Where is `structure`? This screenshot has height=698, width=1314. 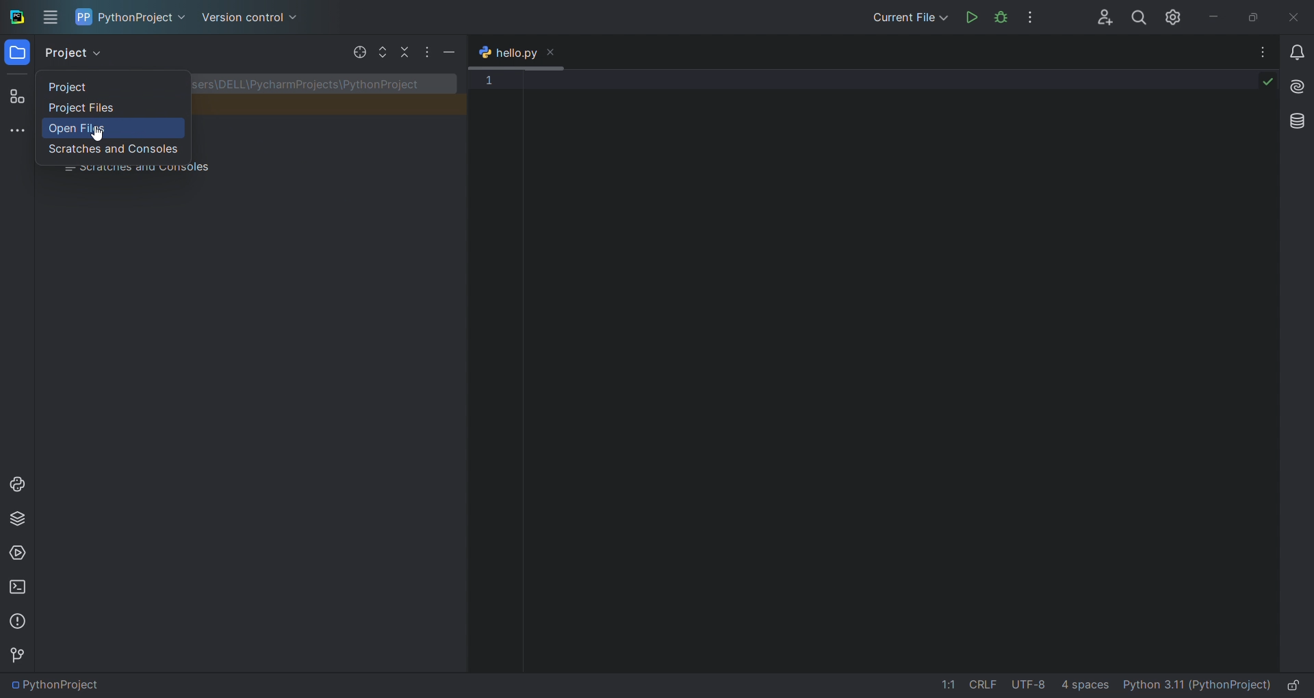
structure is located at coordinates (16, 94).